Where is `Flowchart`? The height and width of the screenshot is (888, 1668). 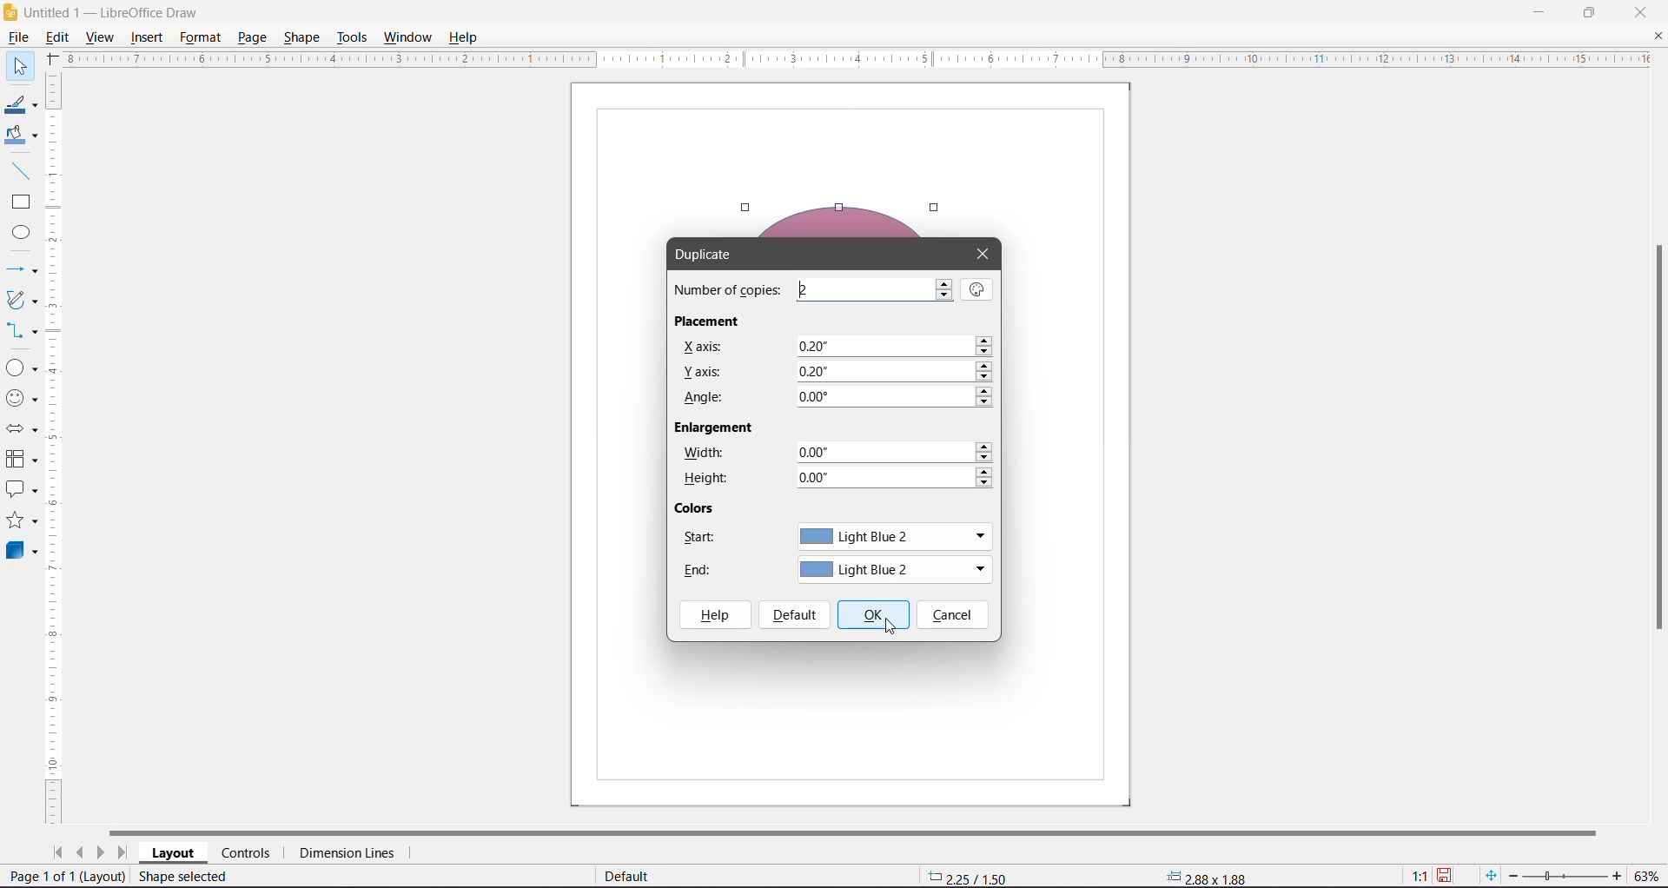
Flowchart is located at coordinates (23, 459).